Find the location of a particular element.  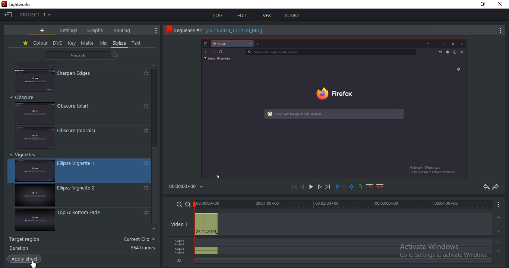

audio is located at coordinates (291, 15).